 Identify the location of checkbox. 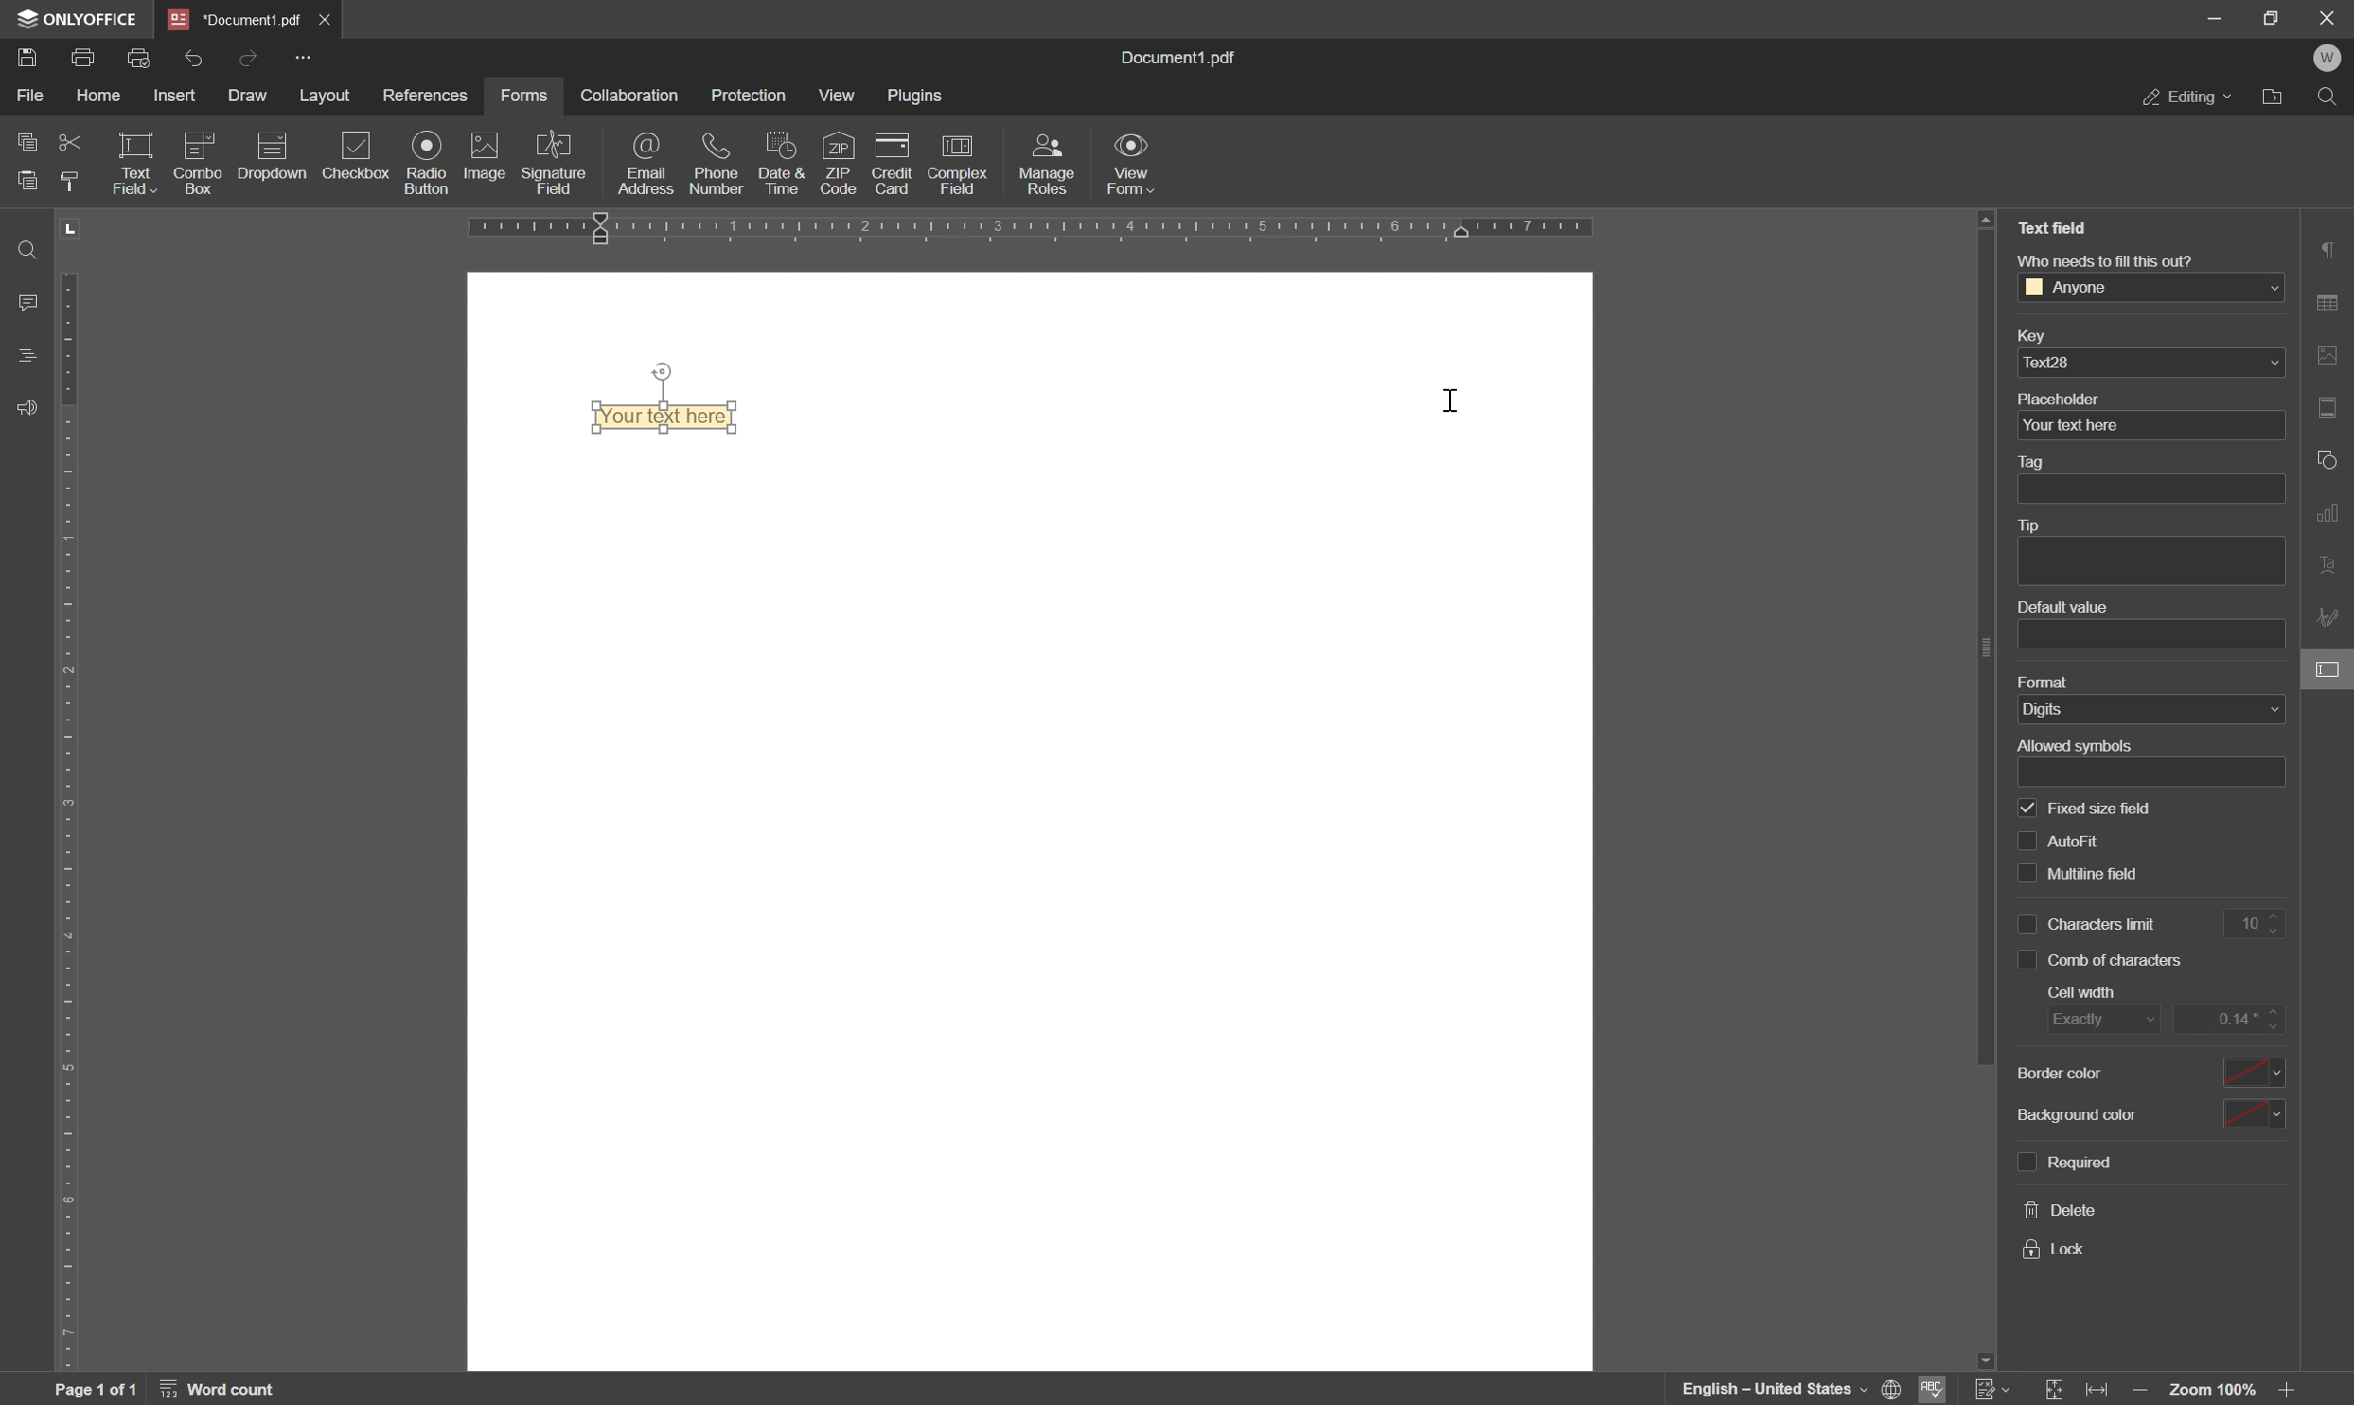
(350, 155).